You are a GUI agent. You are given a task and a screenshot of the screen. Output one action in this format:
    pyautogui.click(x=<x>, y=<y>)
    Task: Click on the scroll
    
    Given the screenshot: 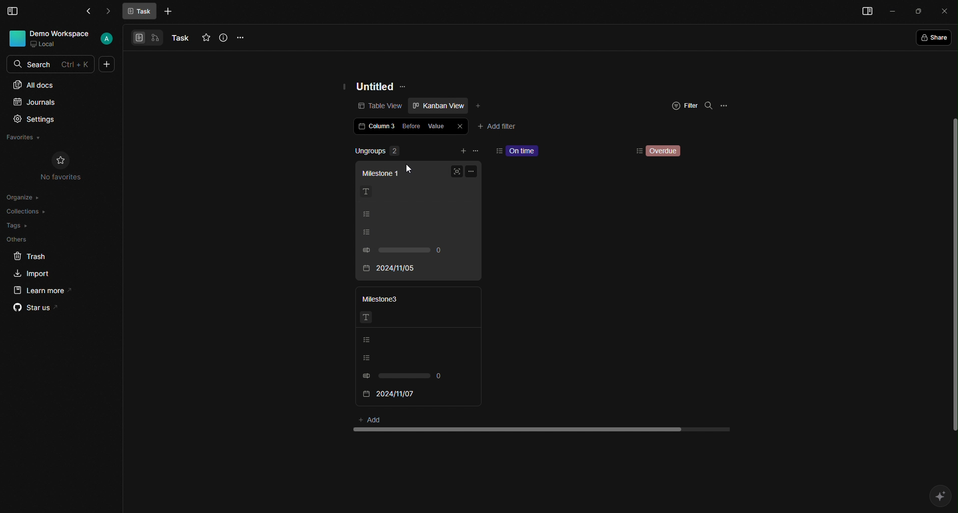 What is the action you would take?
    pyautogui.click(x=951, y=251)
    